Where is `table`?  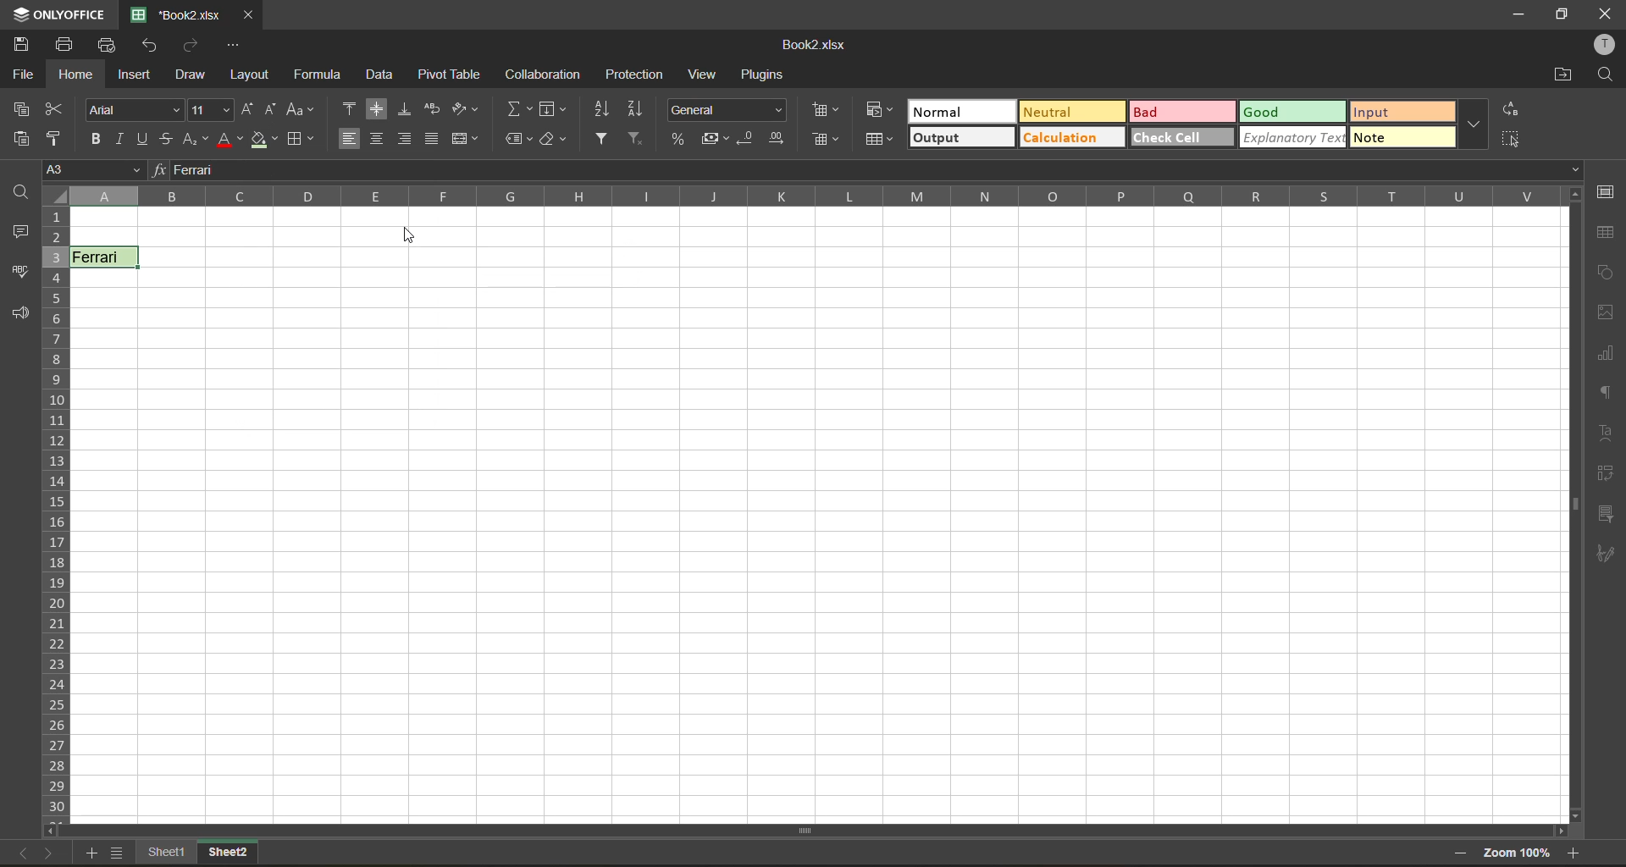 table is located at coordinates (1609, 235).